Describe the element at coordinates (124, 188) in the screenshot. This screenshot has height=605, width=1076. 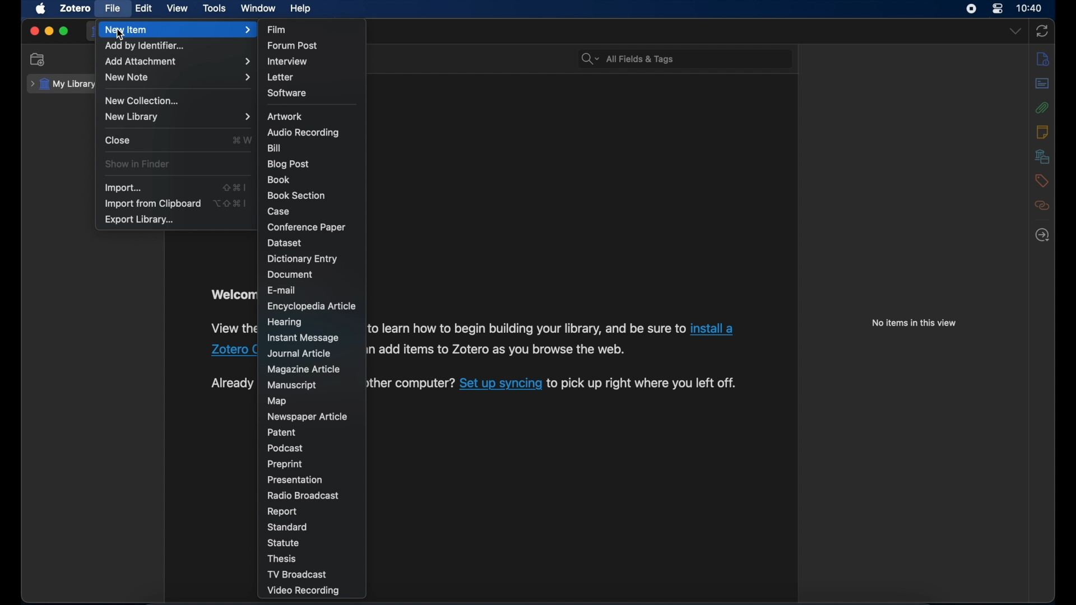
I see `import` at that location.